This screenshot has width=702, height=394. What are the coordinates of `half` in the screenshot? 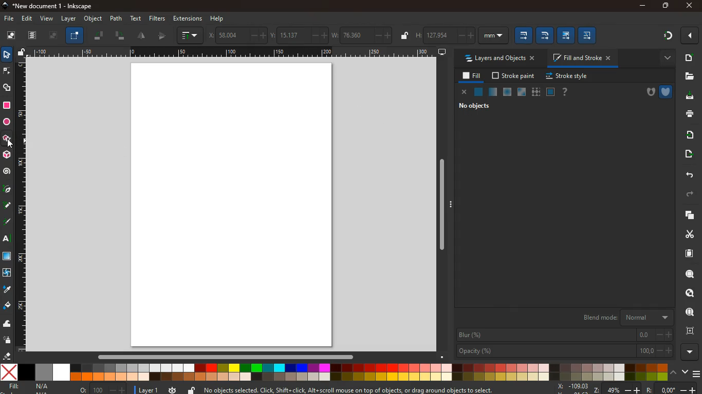 It's located at (163, 36).